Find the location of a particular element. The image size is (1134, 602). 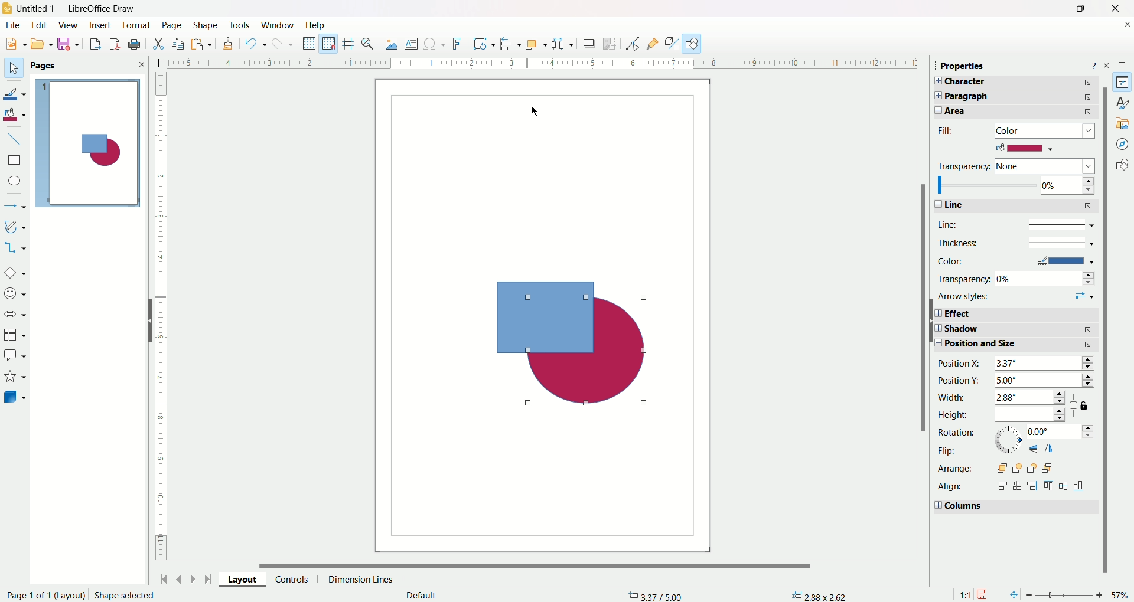

fill is located at coordinates (1018, 130).